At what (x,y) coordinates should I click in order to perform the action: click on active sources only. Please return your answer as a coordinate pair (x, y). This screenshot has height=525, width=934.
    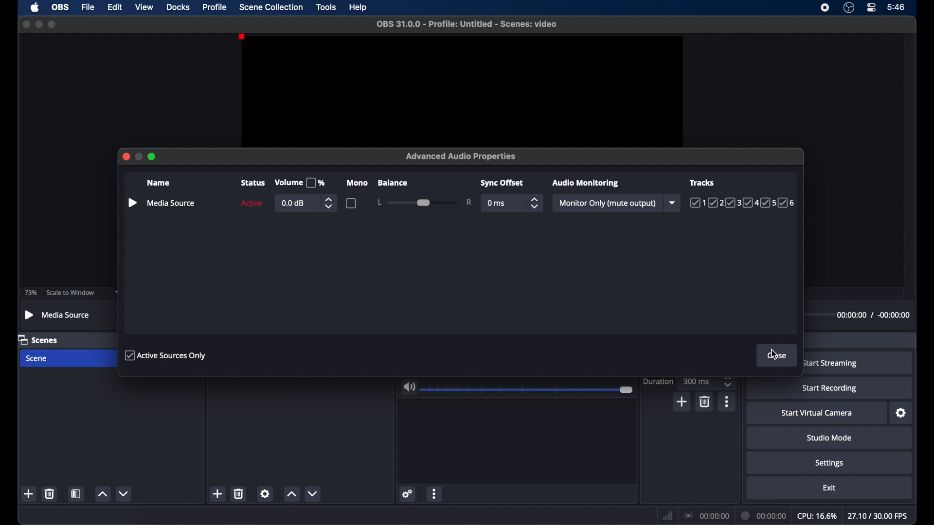
    Looking at the image, I should click on (166, 355).